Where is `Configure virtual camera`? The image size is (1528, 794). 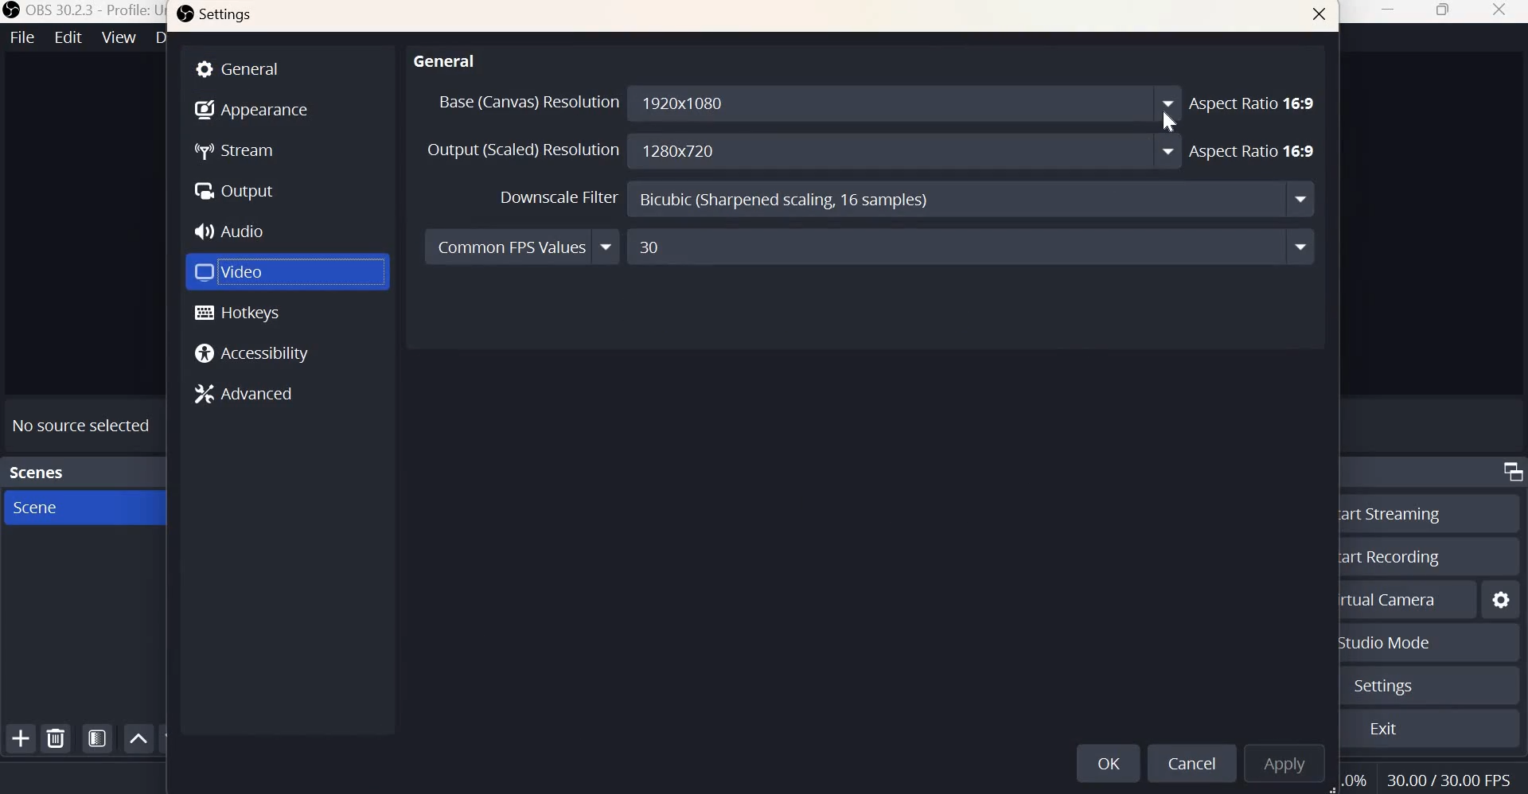
Configure virtual camera is located at coordinates (1502, 597).